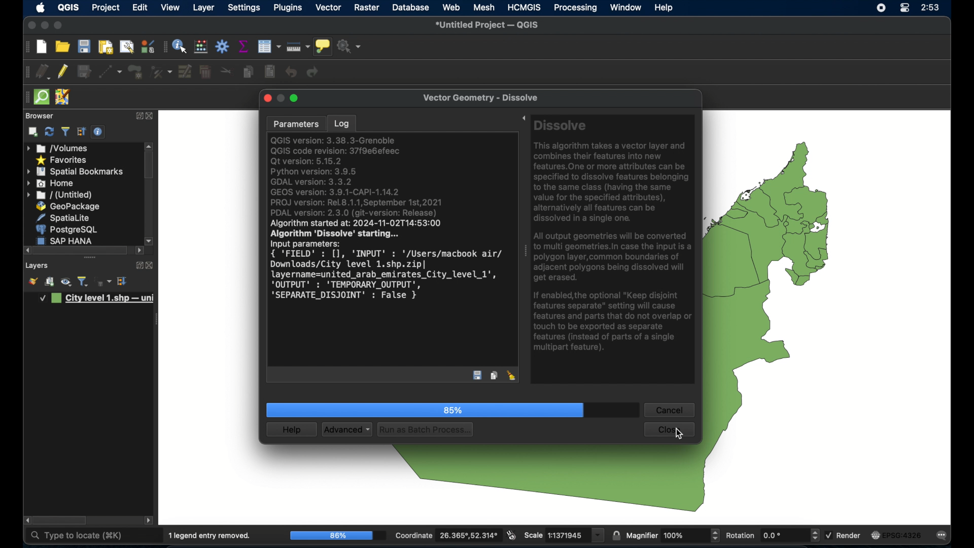 The width and height of the screenshot is (974, 548). I want to click on postgresql, so click(68, 229).